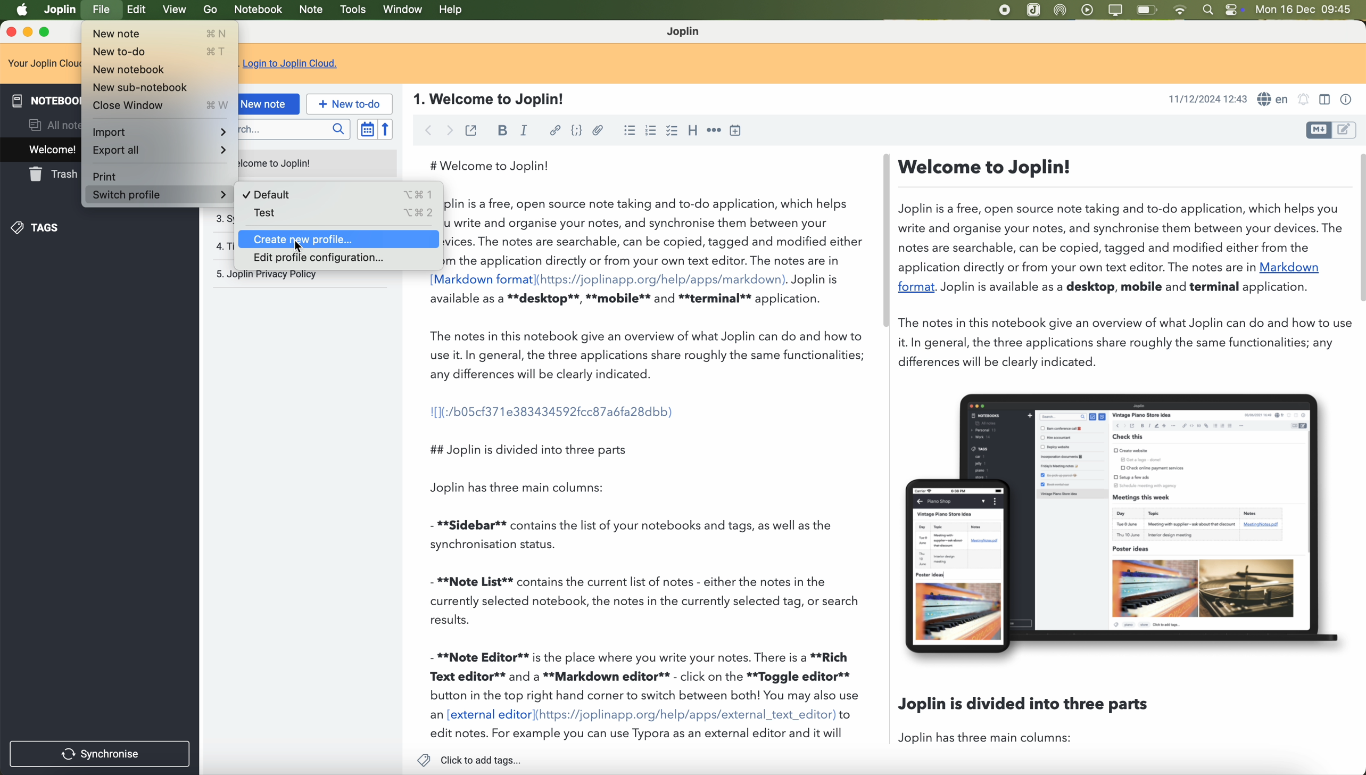  I want to click on reverse sort order, so click(385, 129).